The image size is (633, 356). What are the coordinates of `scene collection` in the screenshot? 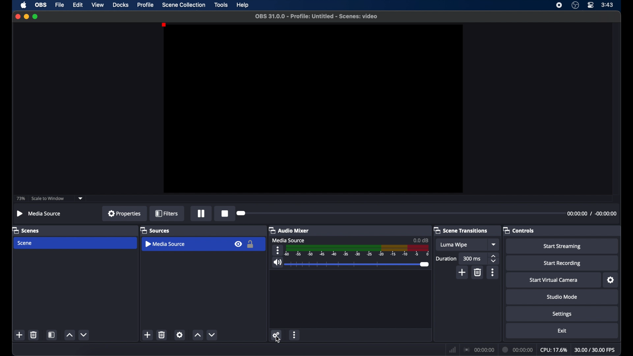 It's located at (184, 5).